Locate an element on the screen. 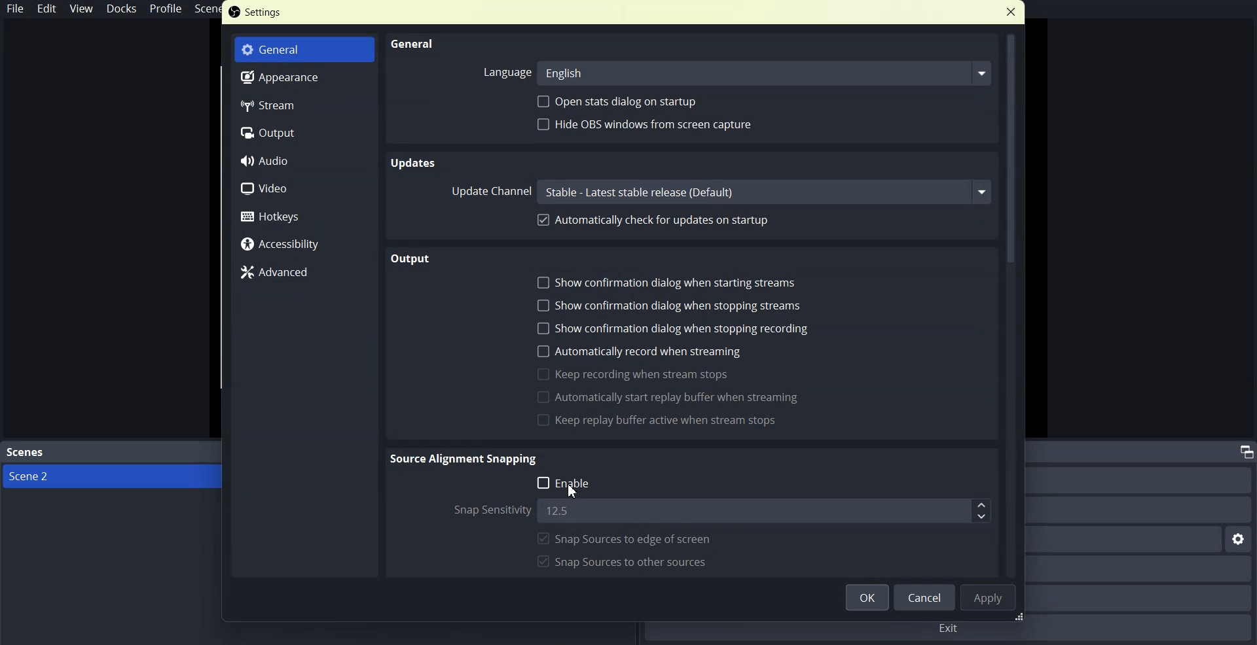 The height and width of the screenshot is (645, 1257). Update channel is located at coordinates (492, 194).